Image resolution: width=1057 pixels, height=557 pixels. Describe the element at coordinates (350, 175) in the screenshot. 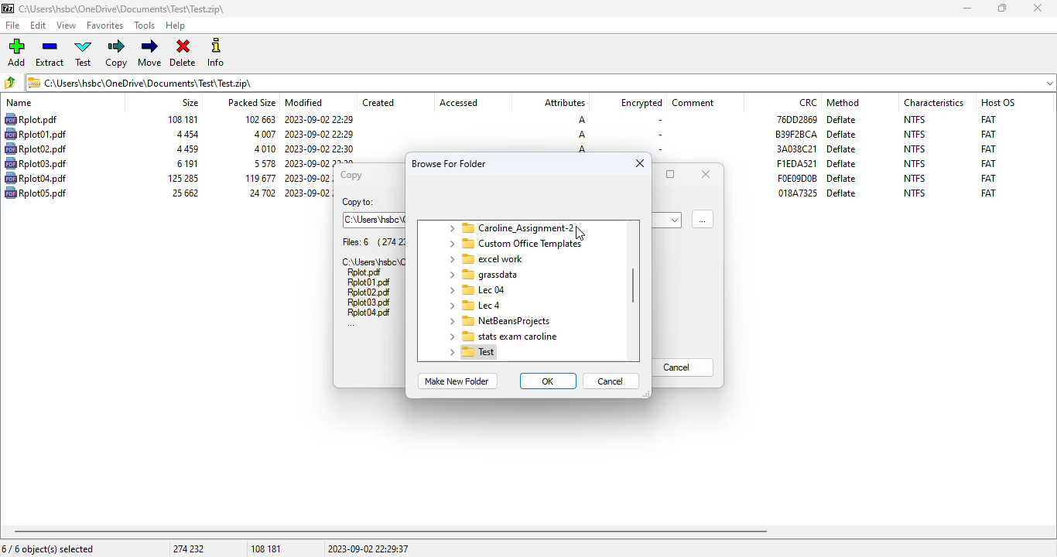

I see `copy` at that location.